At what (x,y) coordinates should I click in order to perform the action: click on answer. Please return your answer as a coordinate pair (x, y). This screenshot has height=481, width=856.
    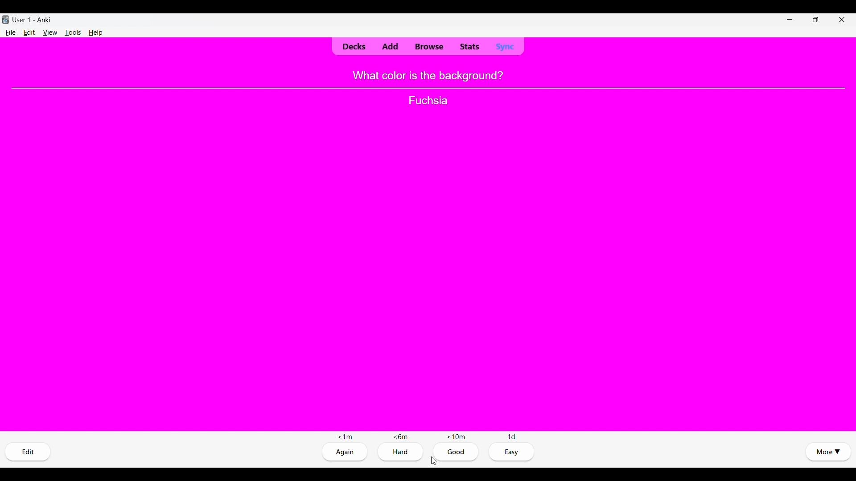
    Looking at the image, I should click on (427, 100).